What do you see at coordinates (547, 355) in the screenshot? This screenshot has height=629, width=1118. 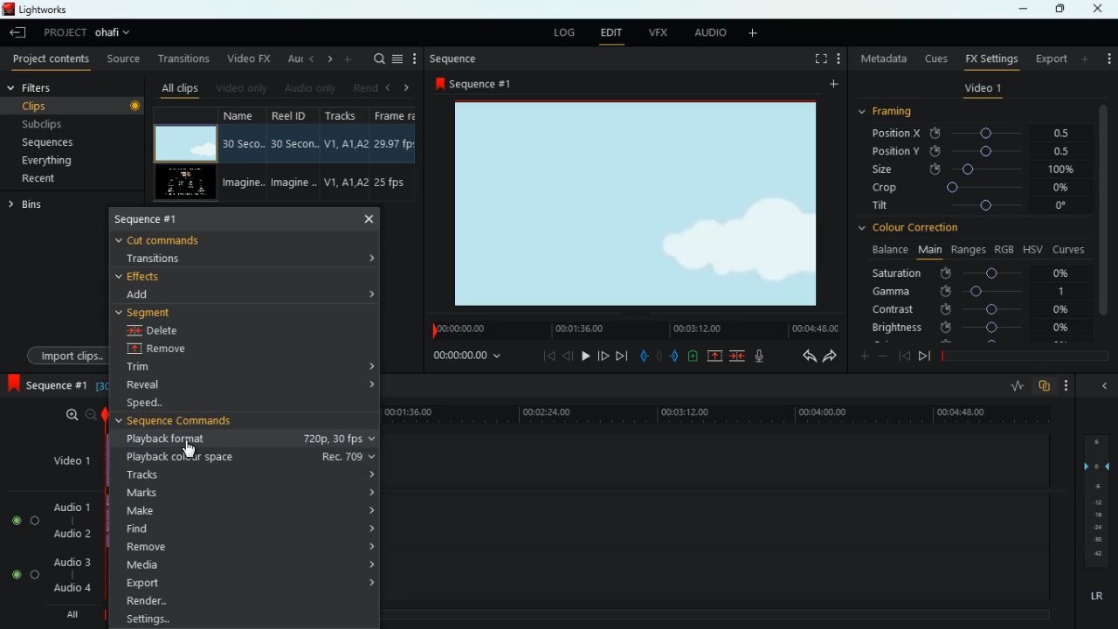 I see `beggining` at bounding box center [547, 355].